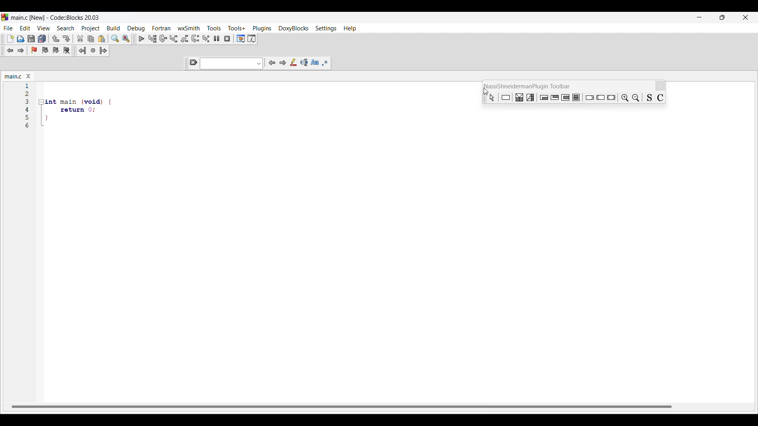 The height and width of the screenshot is (426, 758). What do you see at coordinates (662, 97) in the screenshot?
I see `` at bounding box center [662, 97].